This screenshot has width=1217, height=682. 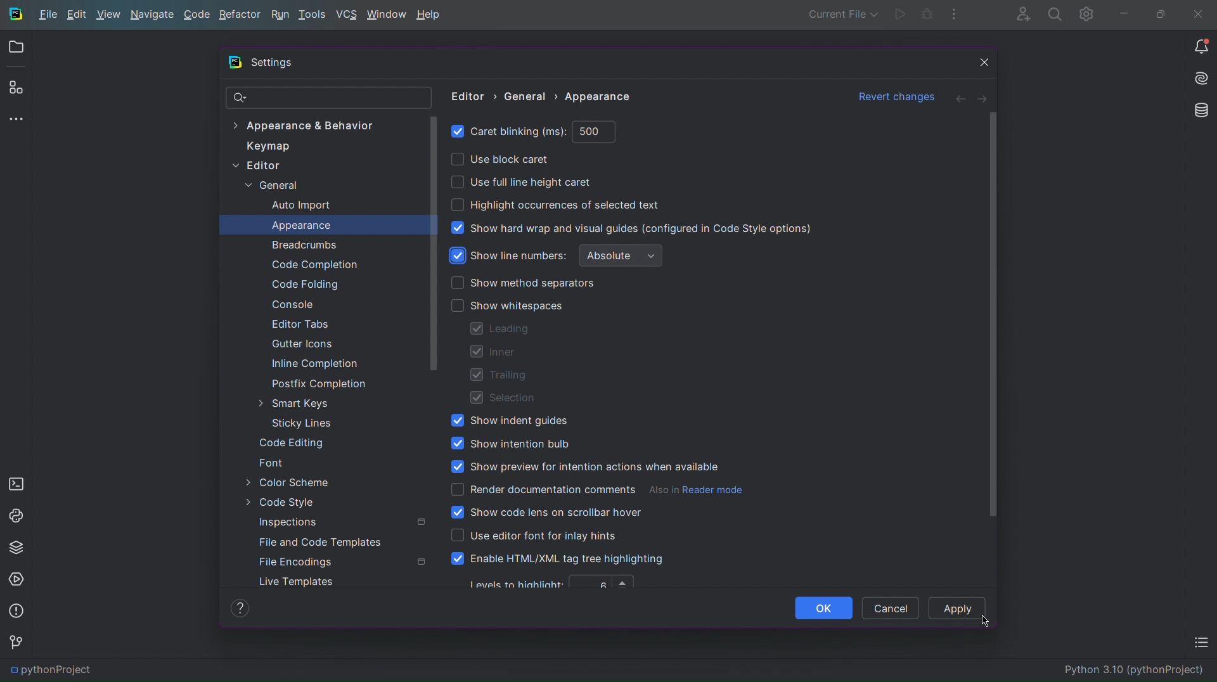 What do you see at coordinates (386, 14) in the screenshot?
I see `Window` at bounding box center [386, 14].